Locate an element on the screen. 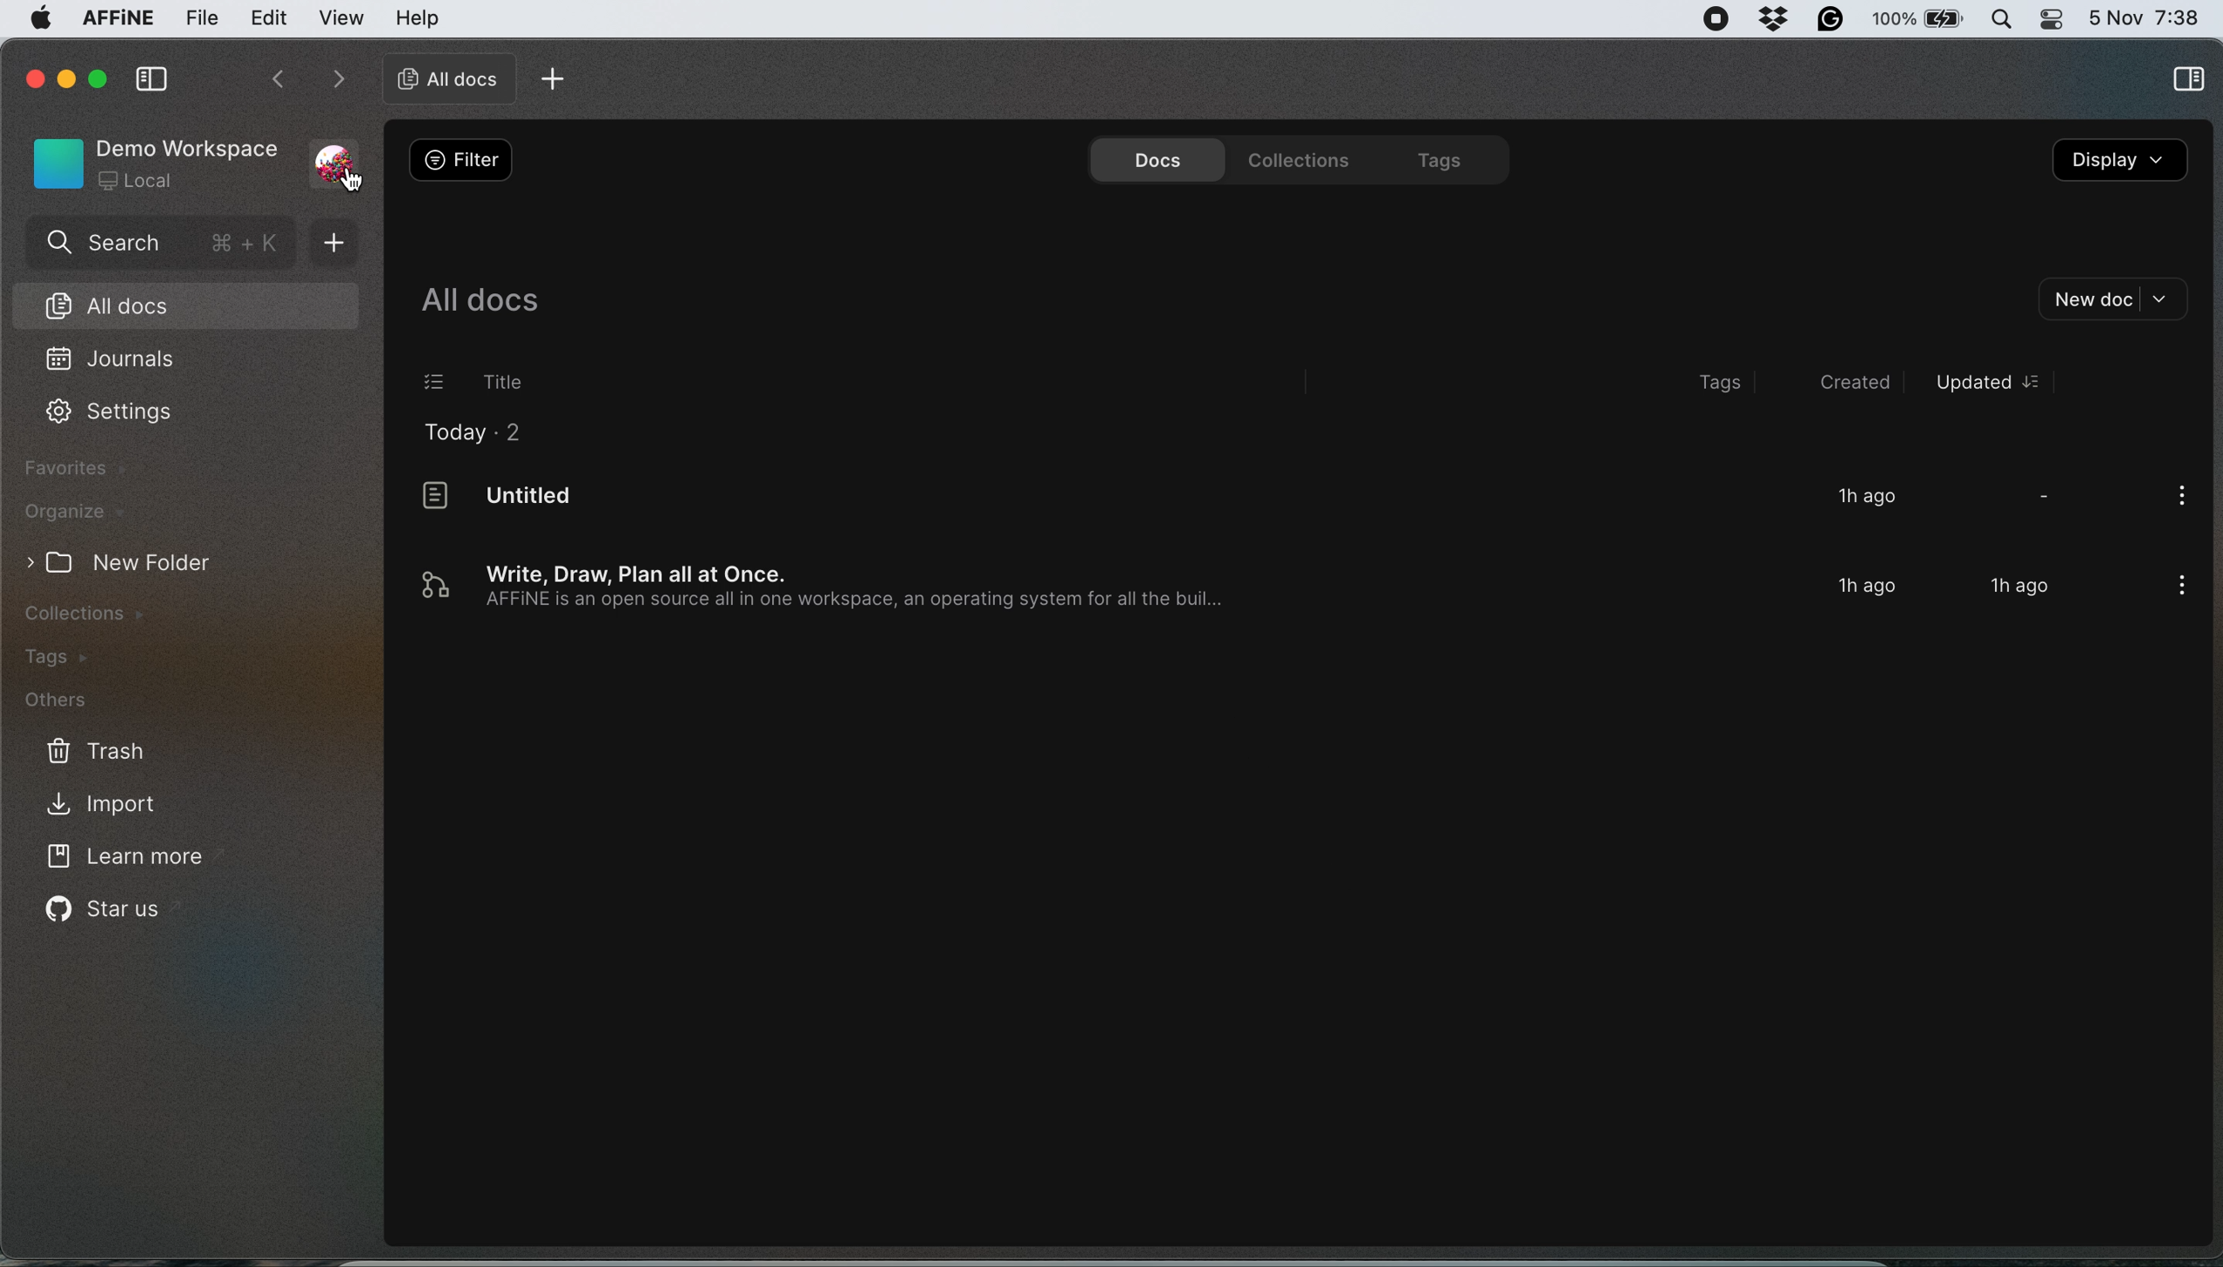  Write,Draw,plan is located at coordinates (1244, 587).